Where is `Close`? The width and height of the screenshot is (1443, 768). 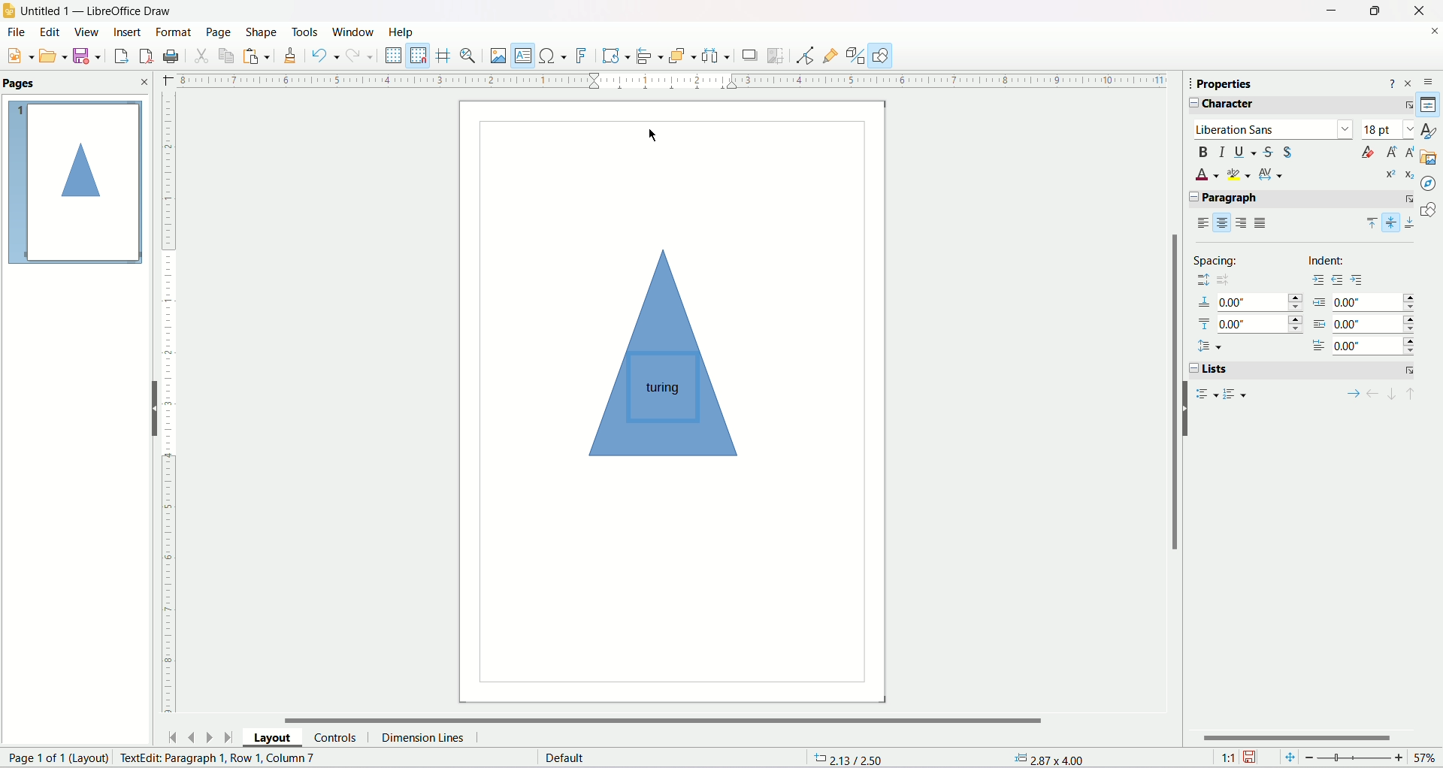 Close is located at coordinates (177, 81).